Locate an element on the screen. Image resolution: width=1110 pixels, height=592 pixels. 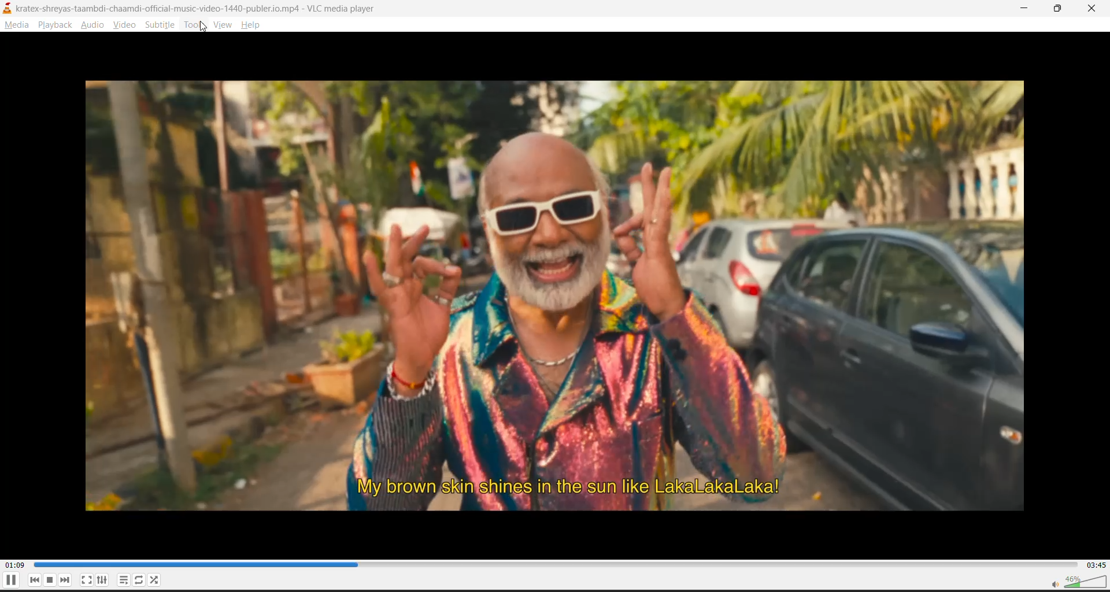
video is located at coordinates (127, 25).